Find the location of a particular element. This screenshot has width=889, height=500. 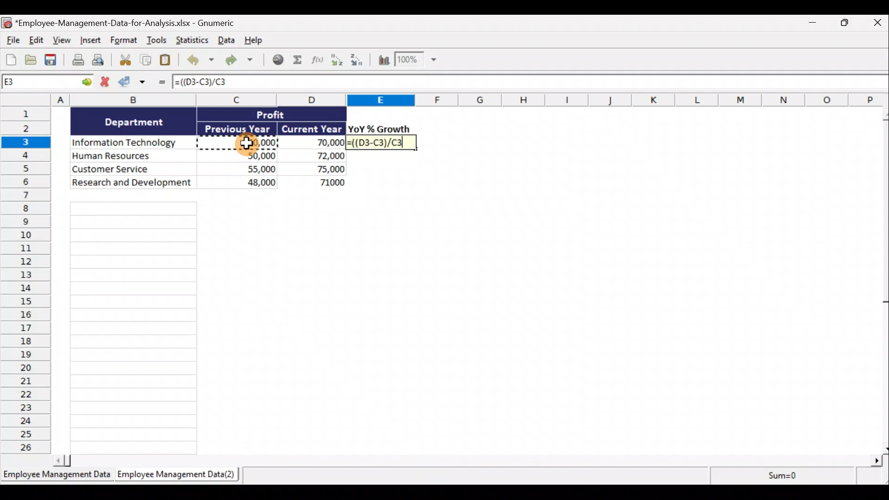

Print the current file is located at coordinates (77, 61).